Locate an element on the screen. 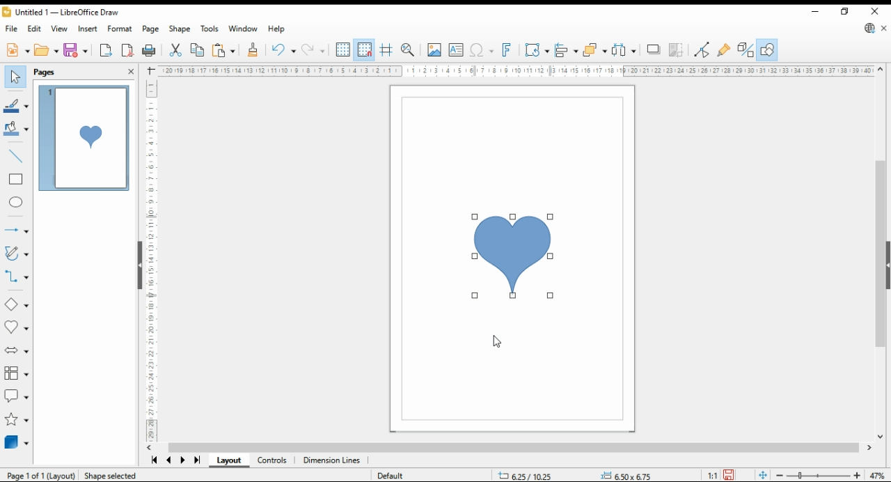 The height and width of the screenshot is (482, 891). shape is located at coordinates (514, 257).